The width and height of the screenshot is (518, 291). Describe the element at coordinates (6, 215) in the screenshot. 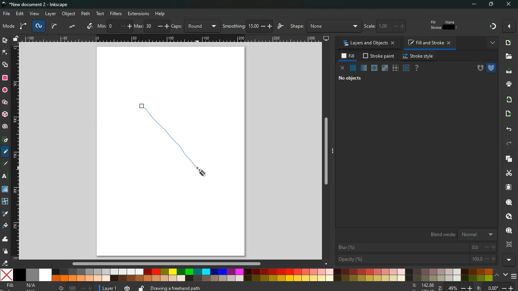

I see `drop` at that location.